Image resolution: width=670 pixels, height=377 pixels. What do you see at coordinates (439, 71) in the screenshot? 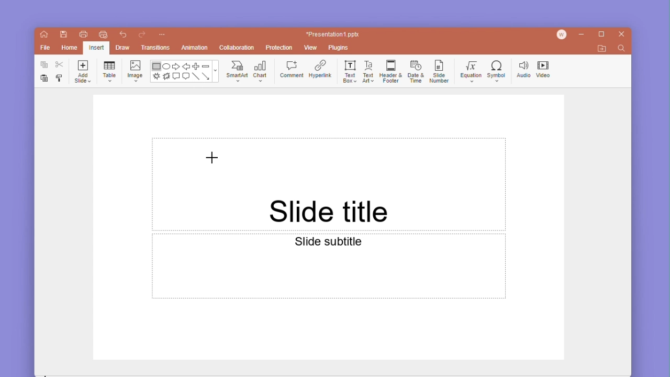
I see `slide number` at bounding box center [439, 71].